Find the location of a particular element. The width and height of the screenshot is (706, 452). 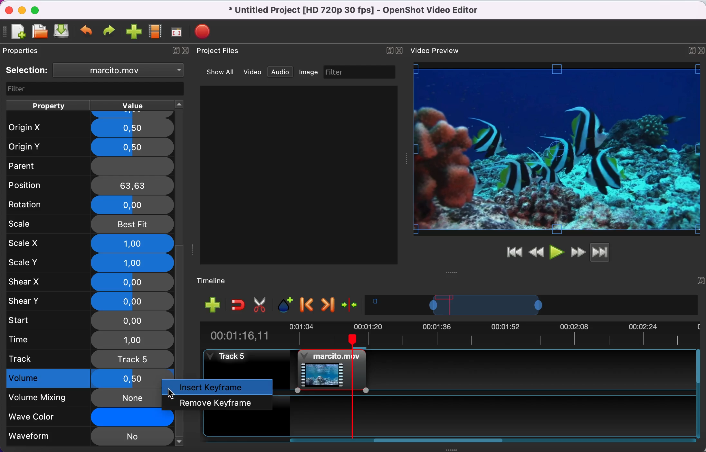

redo is located at coordinates (111, 31).